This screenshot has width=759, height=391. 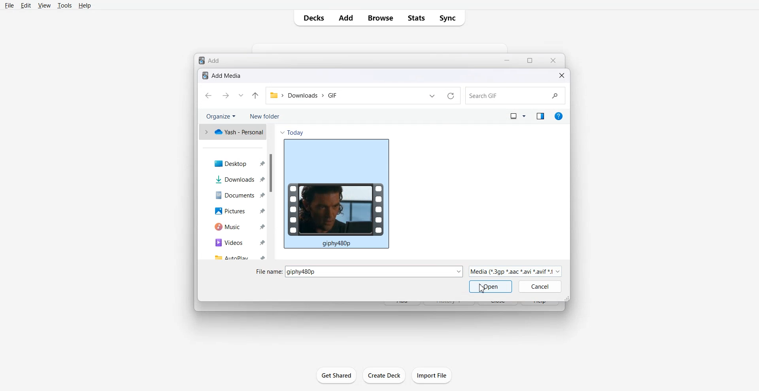 What do you see at coordinates (235, 195) in the screenshot?
I see `Documents` at bounding box center [235, 195].